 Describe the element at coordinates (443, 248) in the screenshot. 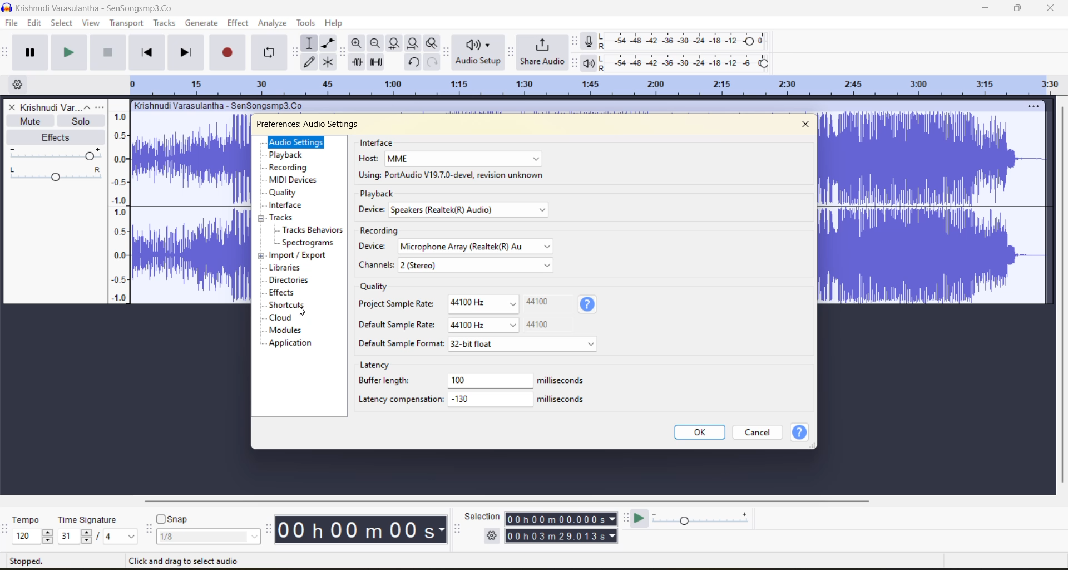

I see `© 2°" | Device Microphone Array (Realtek(R) Auie` at that location.